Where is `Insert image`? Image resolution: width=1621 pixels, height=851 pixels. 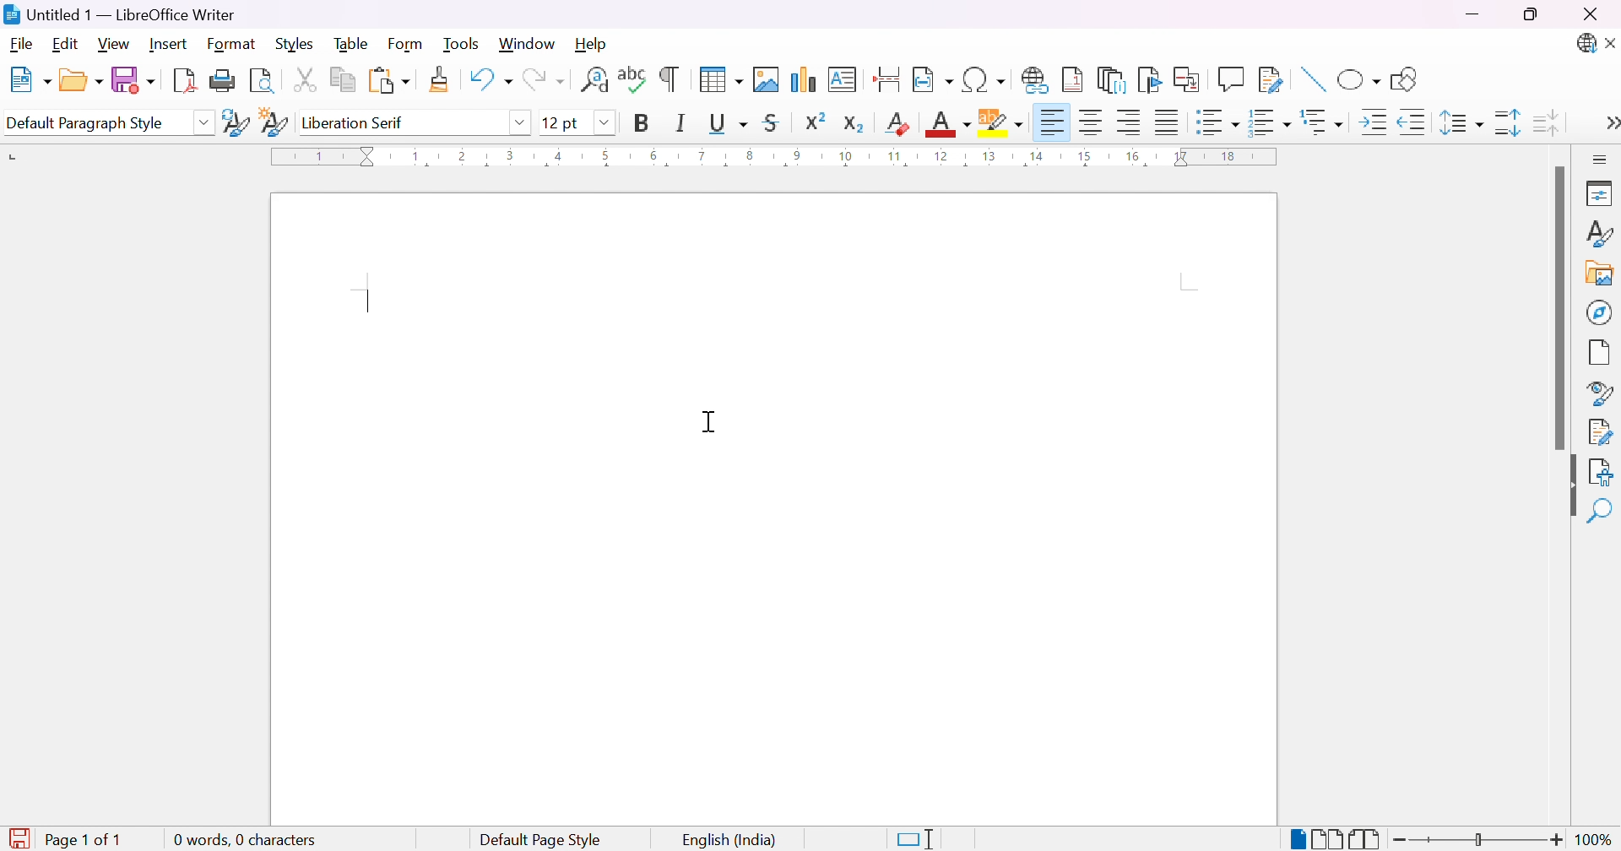 Insert image is located at coordinates (1601, 275).